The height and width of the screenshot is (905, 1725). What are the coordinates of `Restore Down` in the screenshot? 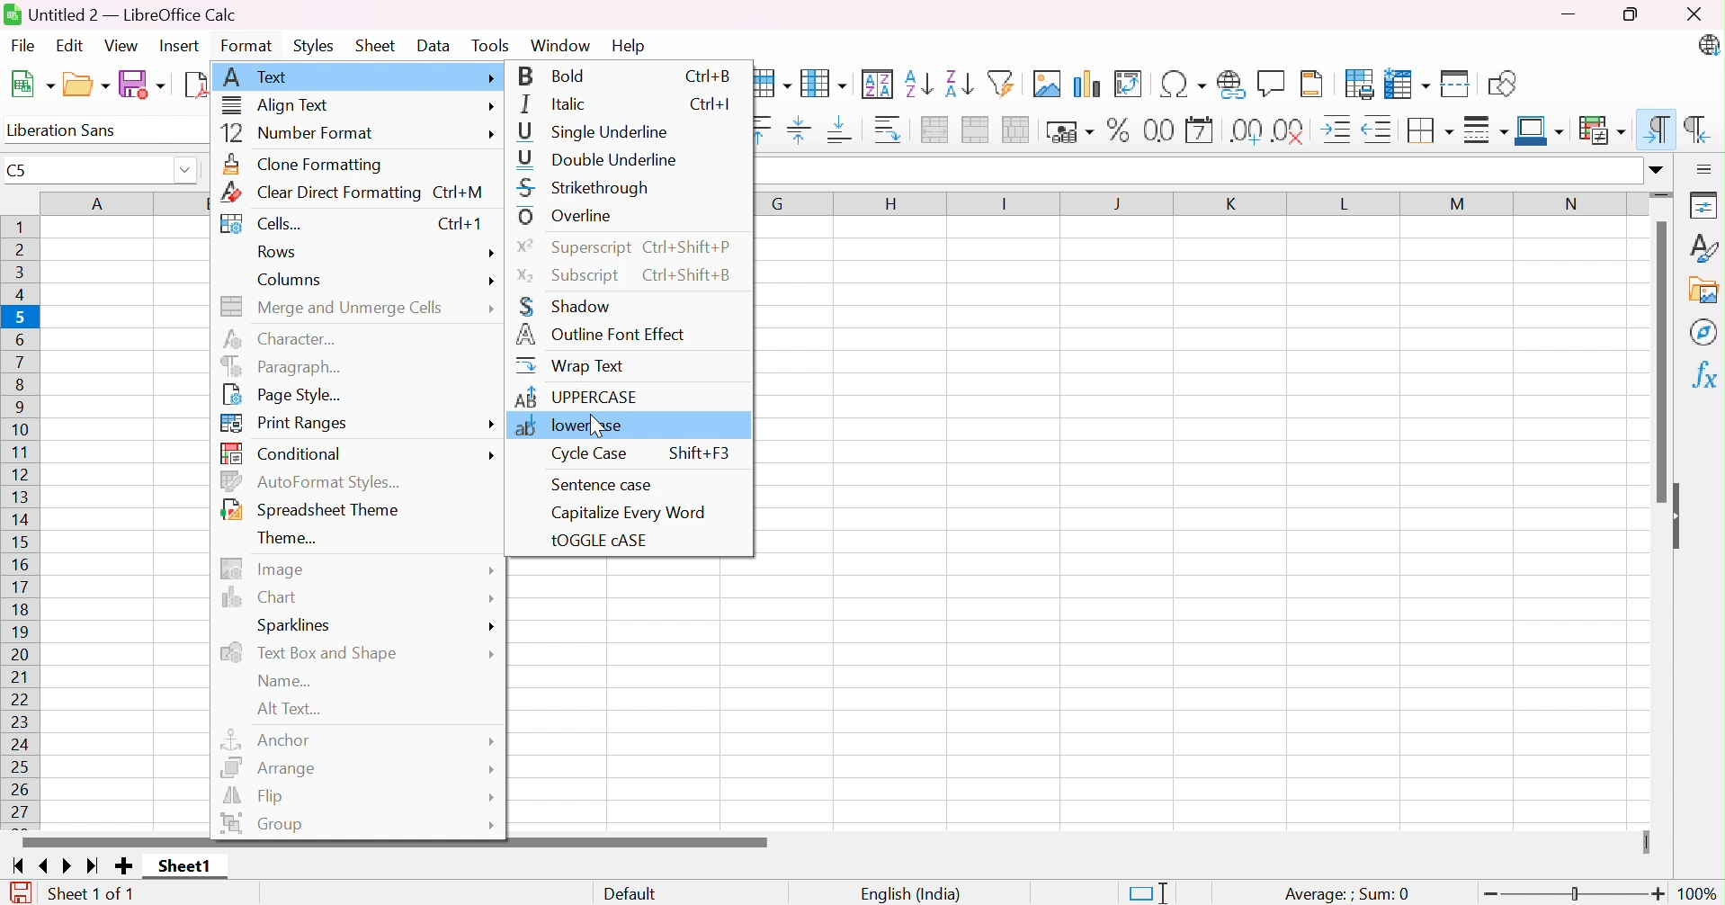 It's located at (1637, 13).